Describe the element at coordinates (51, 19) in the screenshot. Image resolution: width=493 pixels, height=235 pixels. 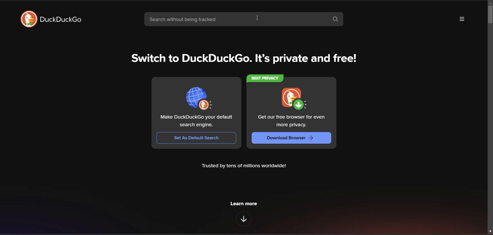
I see `logo and title` at that location.